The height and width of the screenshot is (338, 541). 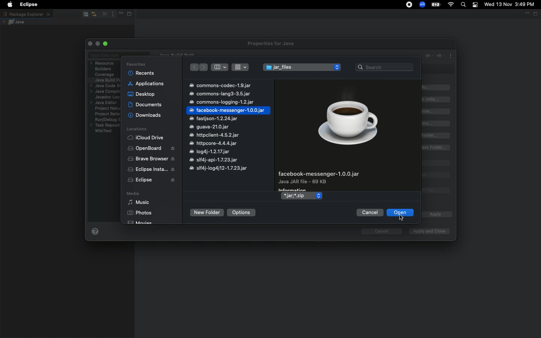 I want to click on Add external JAR, so click(x=436, y=99).